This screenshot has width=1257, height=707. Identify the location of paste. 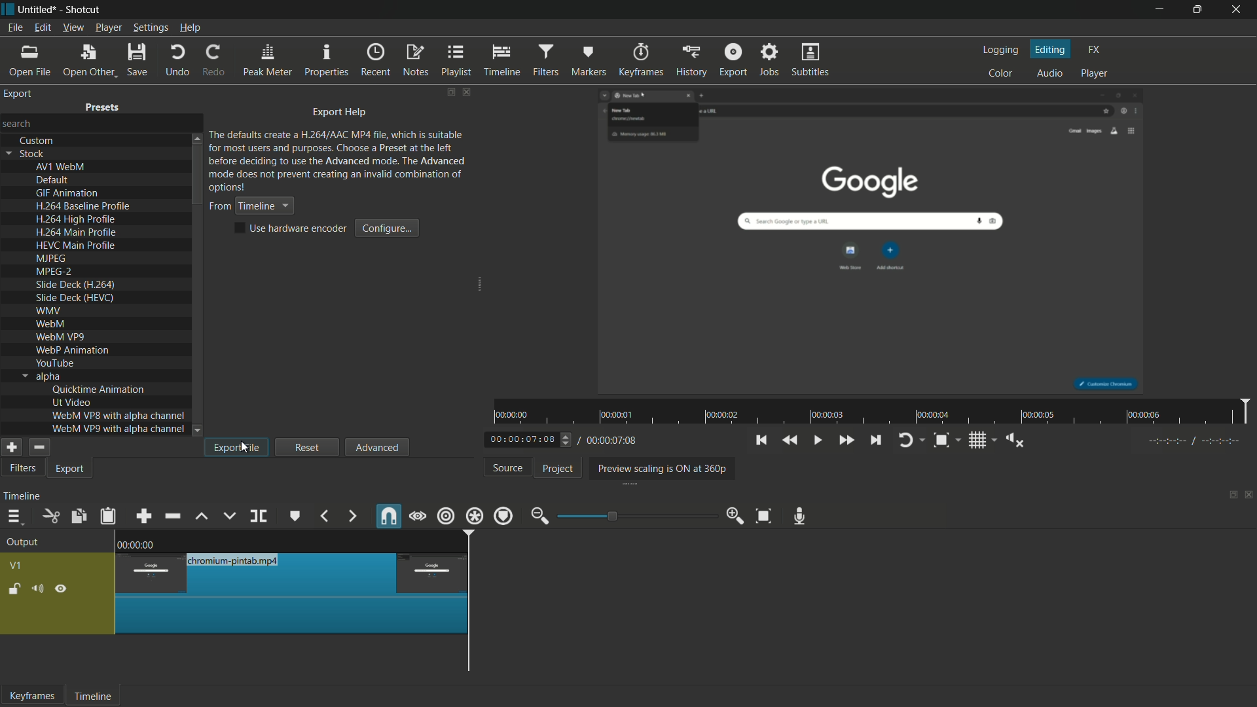
(111, 517).